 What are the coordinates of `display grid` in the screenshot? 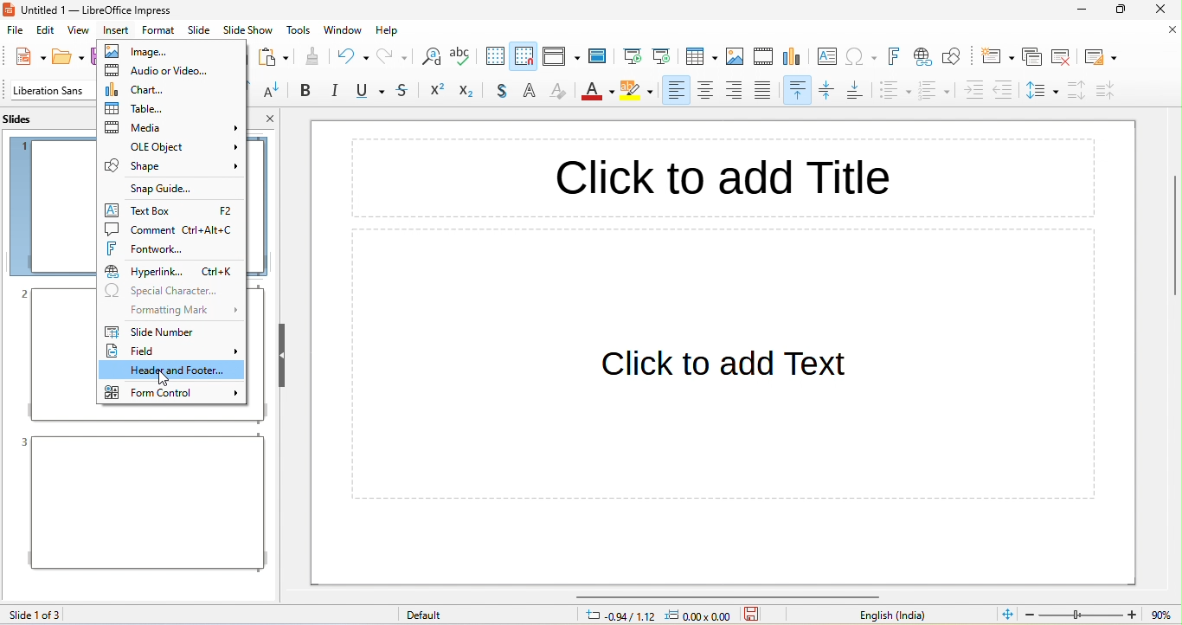 It's located at (493, 56).